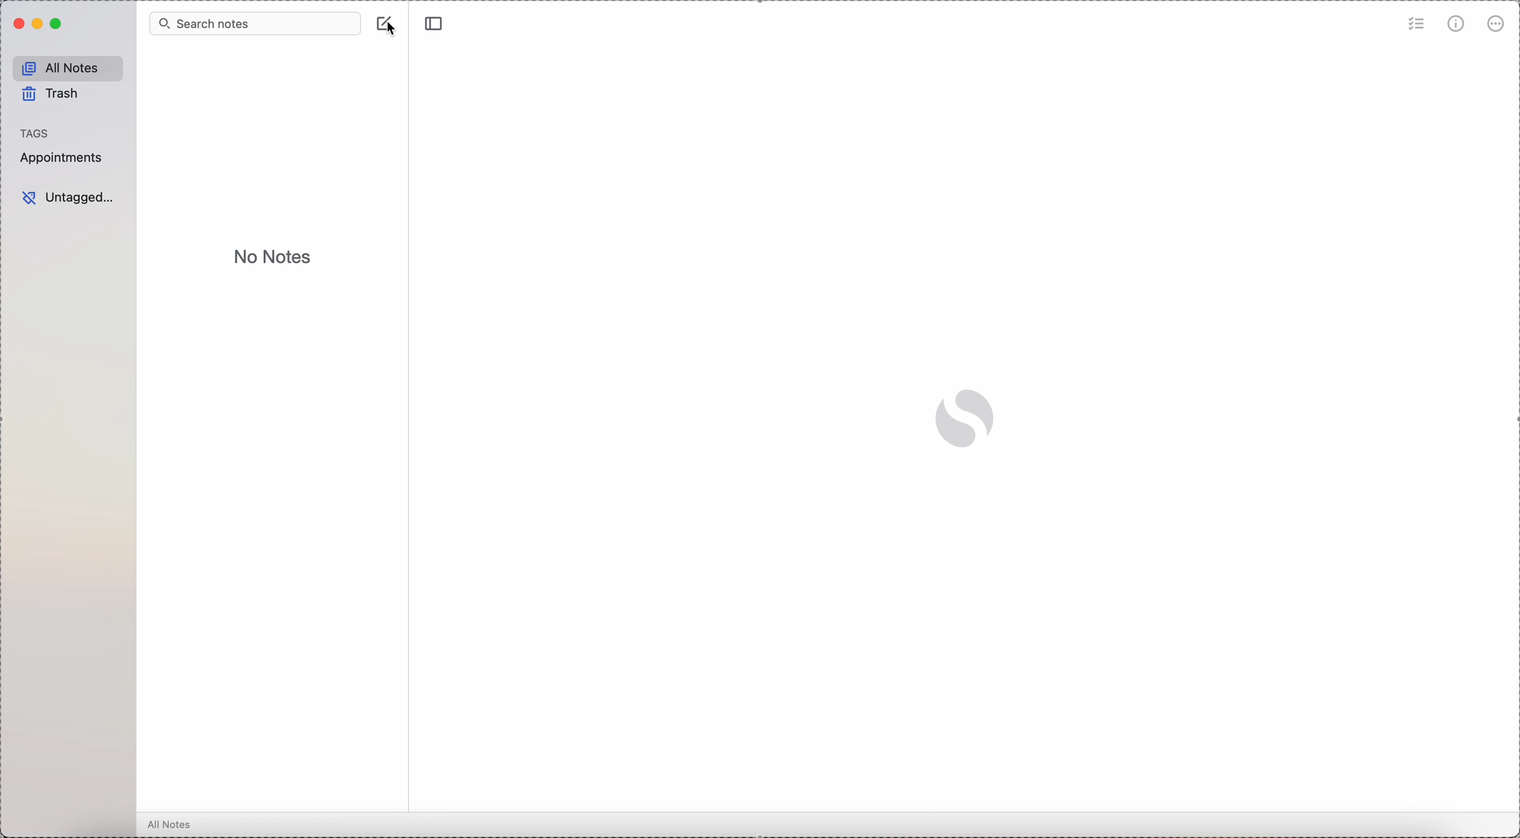  Describe the element at coordinates (1456, 25) in the screenshot. I see `metrics` at that location.